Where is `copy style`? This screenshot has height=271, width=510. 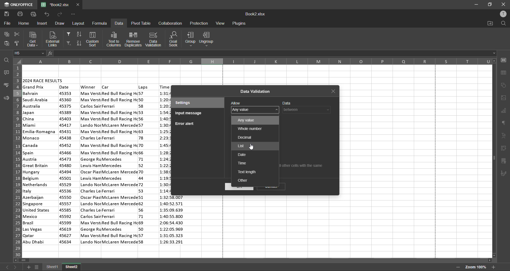
copy style is located at coordinates (18, 43).